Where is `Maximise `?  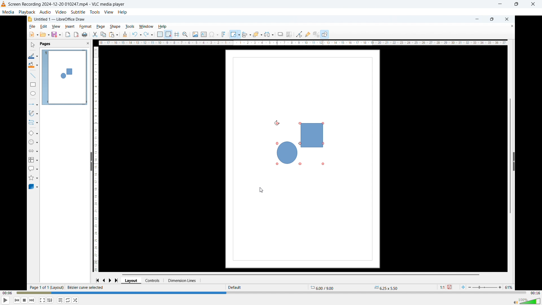
Maximise  is located at coordinates (516, 5).